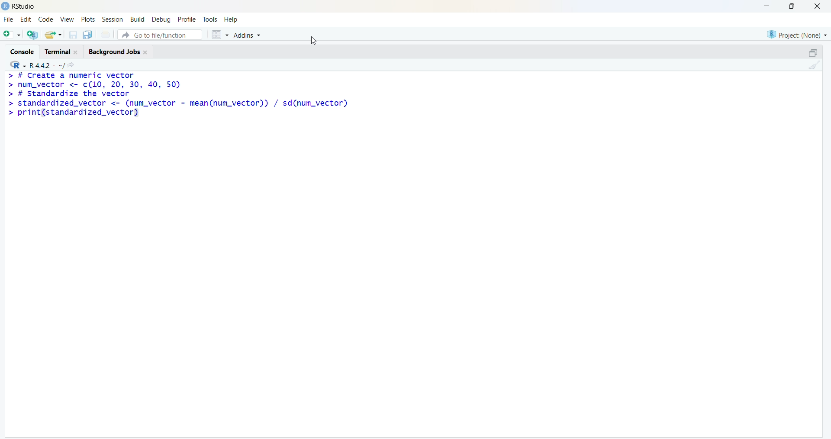  I want to click on logo, so click(6, 6).